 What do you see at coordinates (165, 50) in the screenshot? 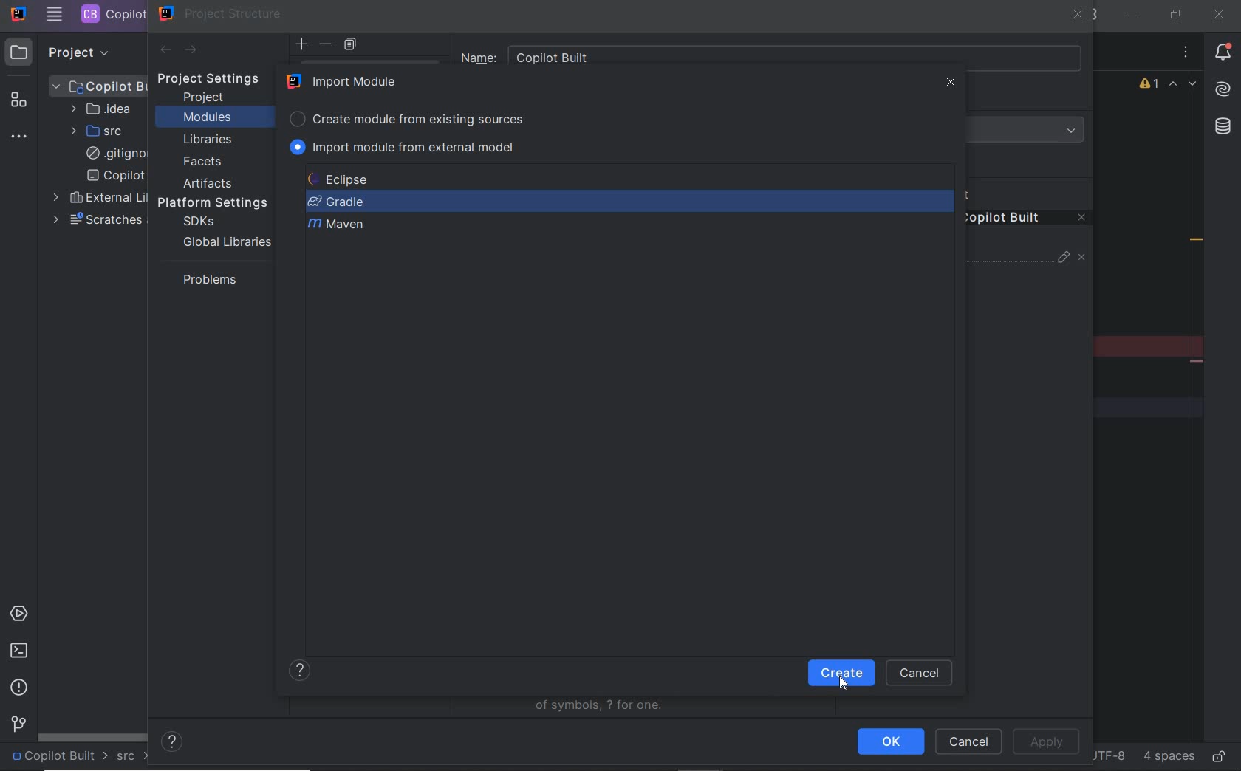
I see `back` at bounding box center [165, 50].